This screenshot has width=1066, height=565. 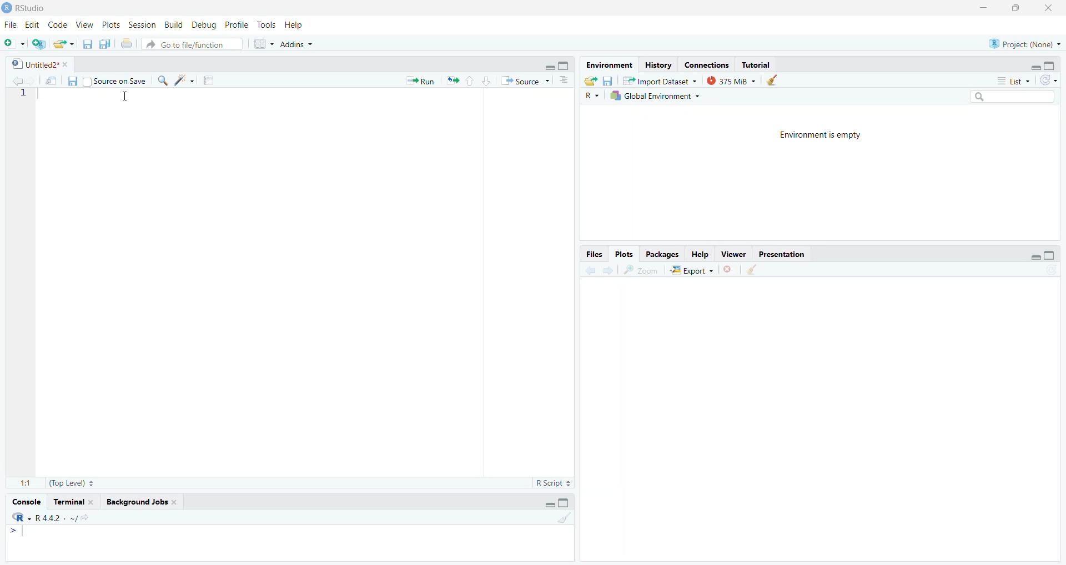 I want to click on  Help, so click(x=294, y=25).